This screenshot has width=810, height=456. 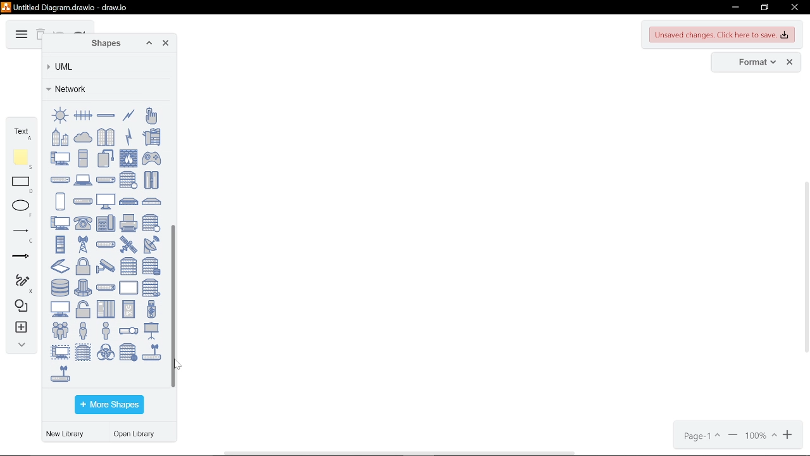 I want to click on close, so click(x=794, y=8).